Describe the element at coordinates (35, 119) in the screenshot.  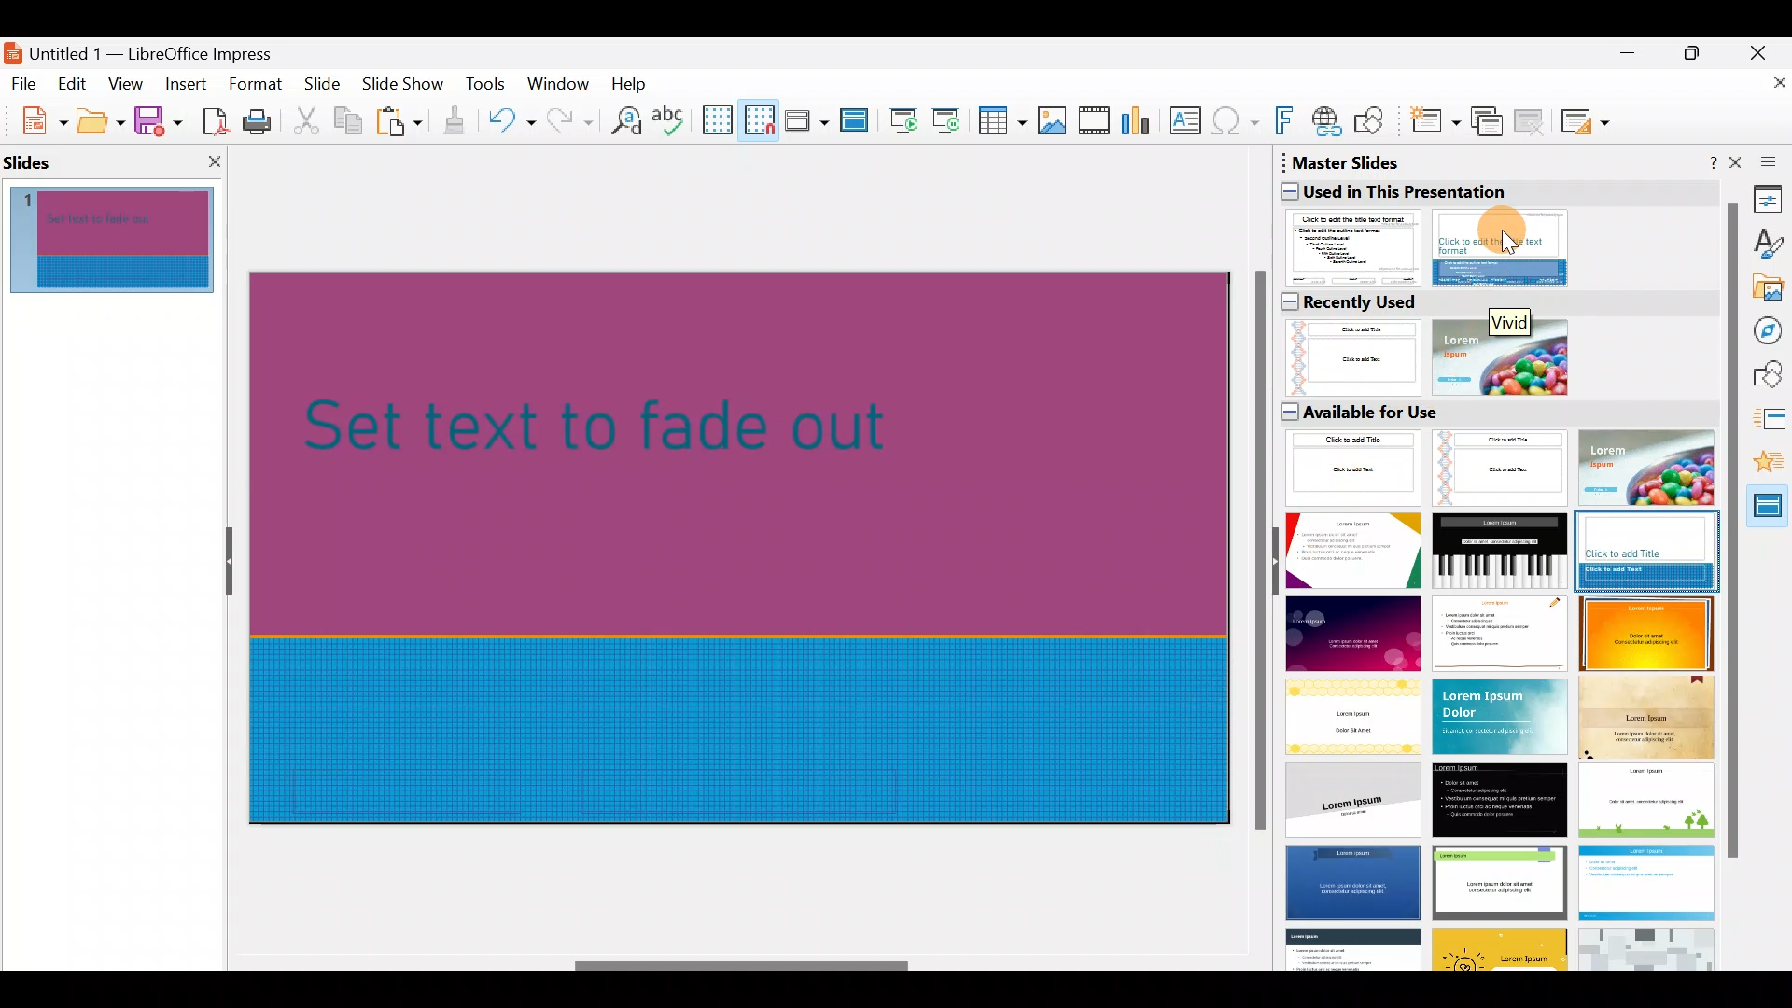
I see `New` at that location.